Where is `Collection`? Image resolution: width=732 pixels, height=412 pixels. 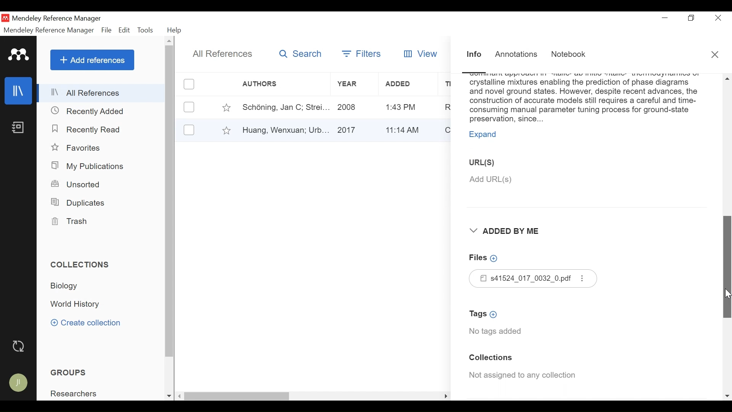
Collection is located at coordinates (492, 358).